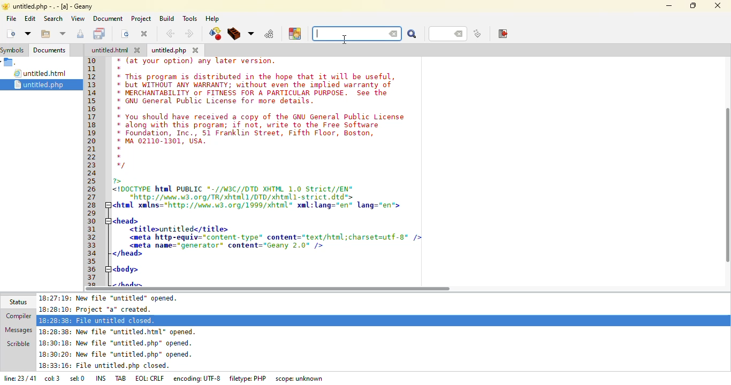 Image resolution: width=731 pixels, height=385 pixels. Describe the element at coordinates (718, 4) in the screenshot. I see `close` at that location.